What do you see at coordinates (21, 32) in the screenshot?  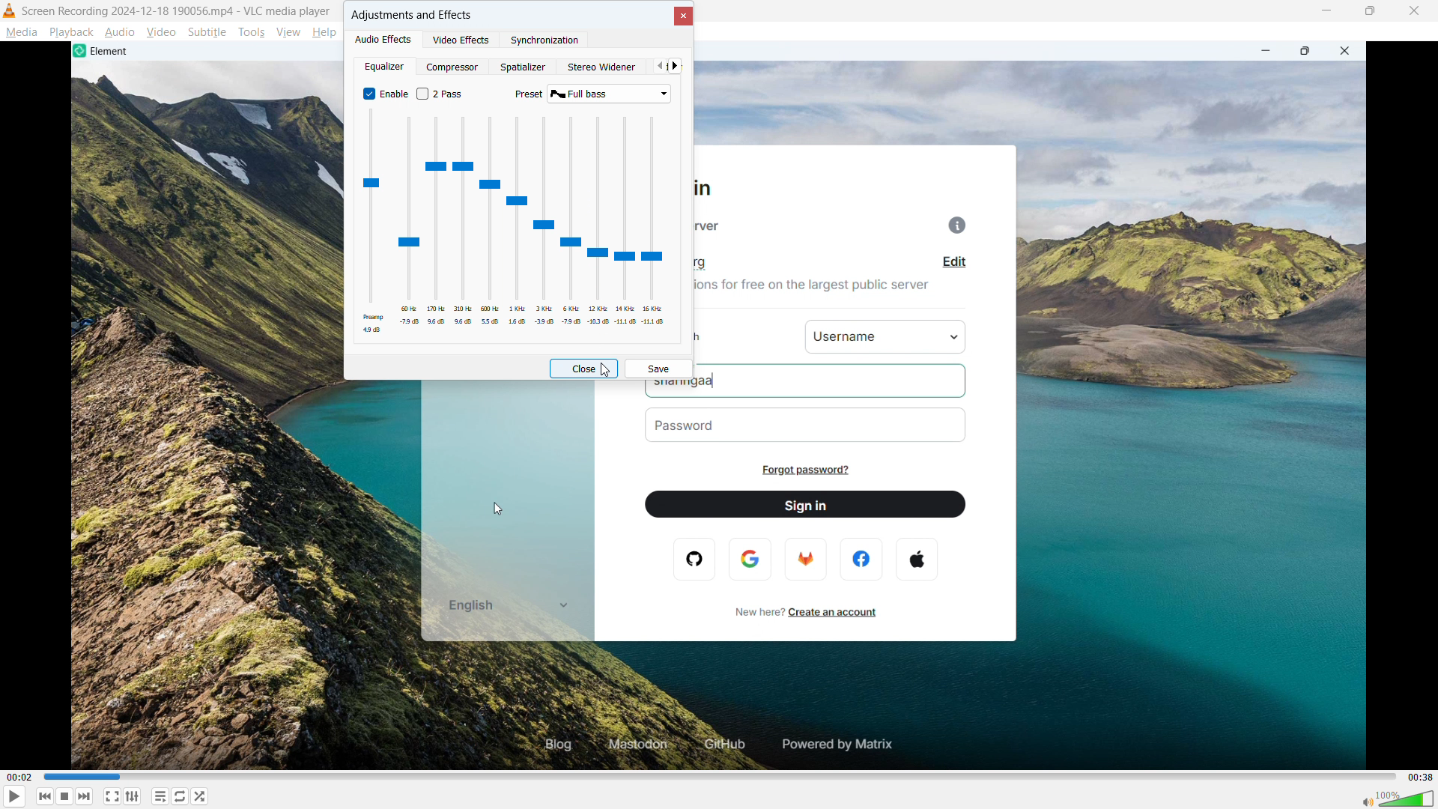 I see `Media ` at bounding box center [21, 32].